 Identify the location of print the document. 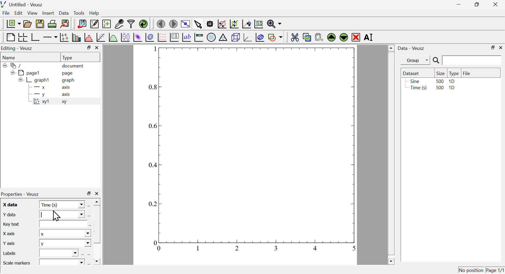
(53, 24).